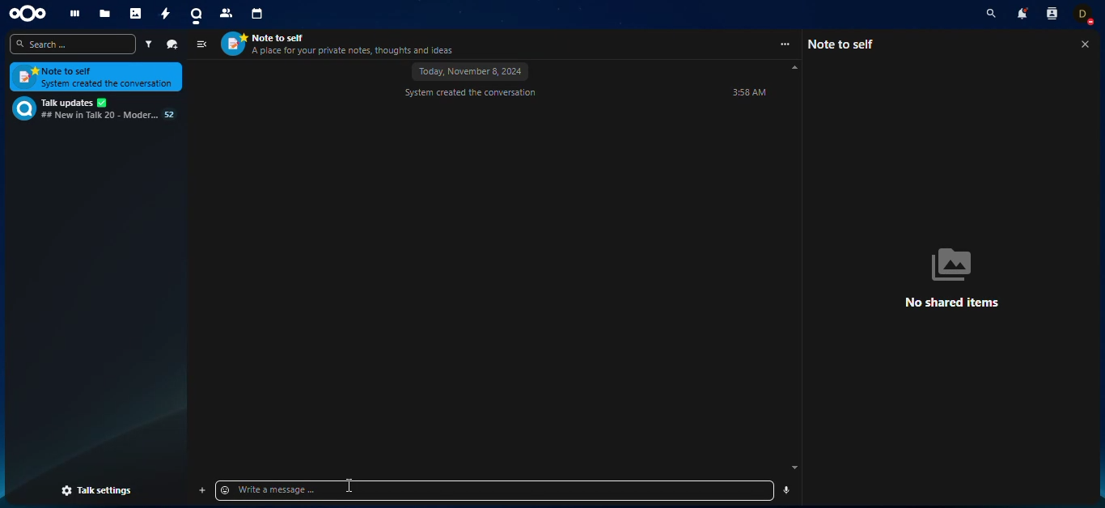  Describe the element at coordinates (97, 491) in the screenshot. I see `talk settings` at that location.